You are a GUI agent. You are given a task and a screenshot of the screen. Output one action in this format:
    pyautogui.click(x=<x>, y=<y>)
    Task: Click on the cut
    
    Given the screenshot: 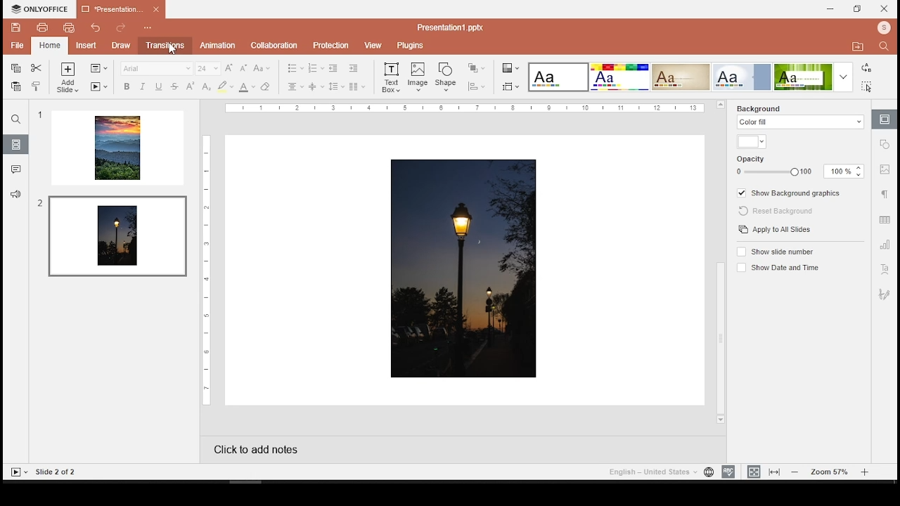 What is the action you would take?
    pyautogui.click(x=37, y=68)
    